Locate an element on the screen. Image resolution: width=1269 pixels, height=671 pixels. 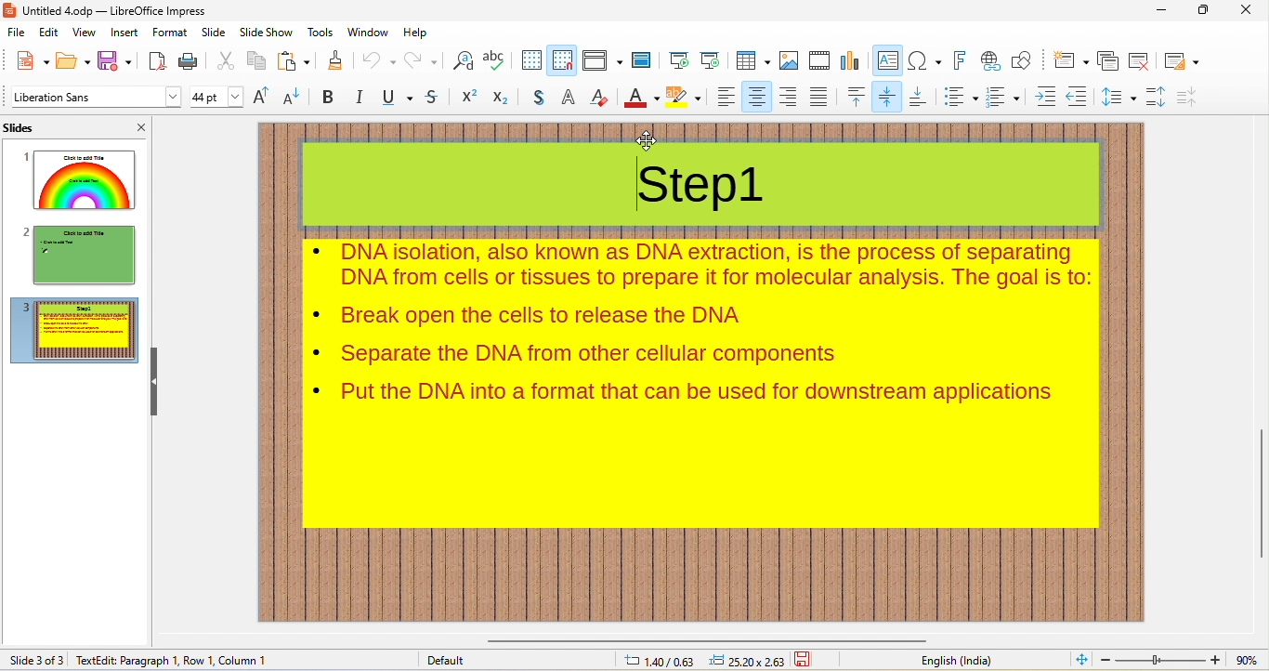
font size is located at coordinates (216, 97).